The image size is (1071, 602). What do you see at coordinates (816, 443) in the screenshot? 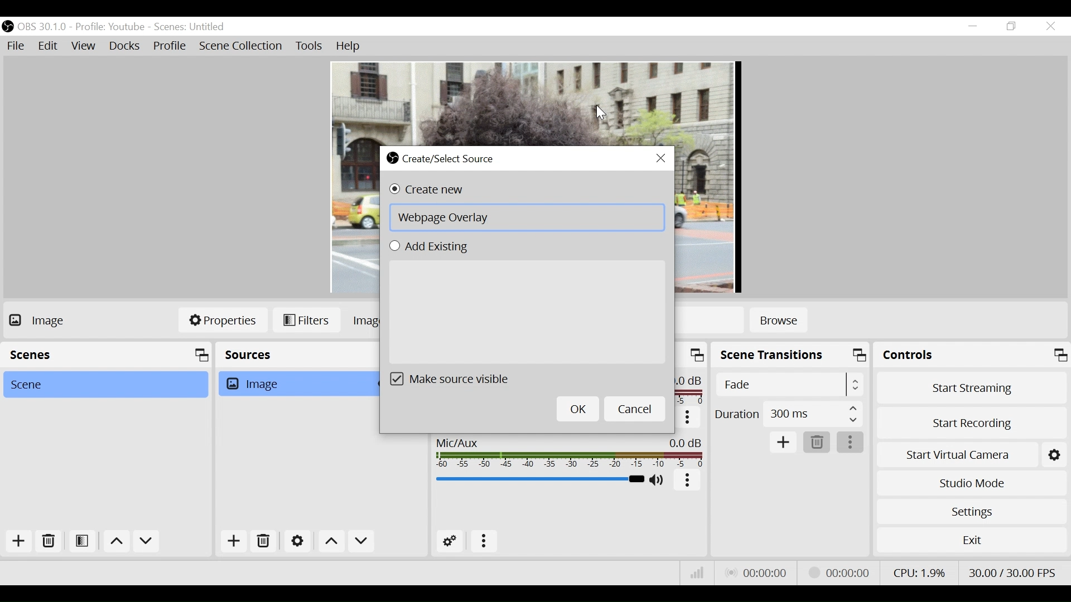
I see `Delete` at bounding box center [816, 443].